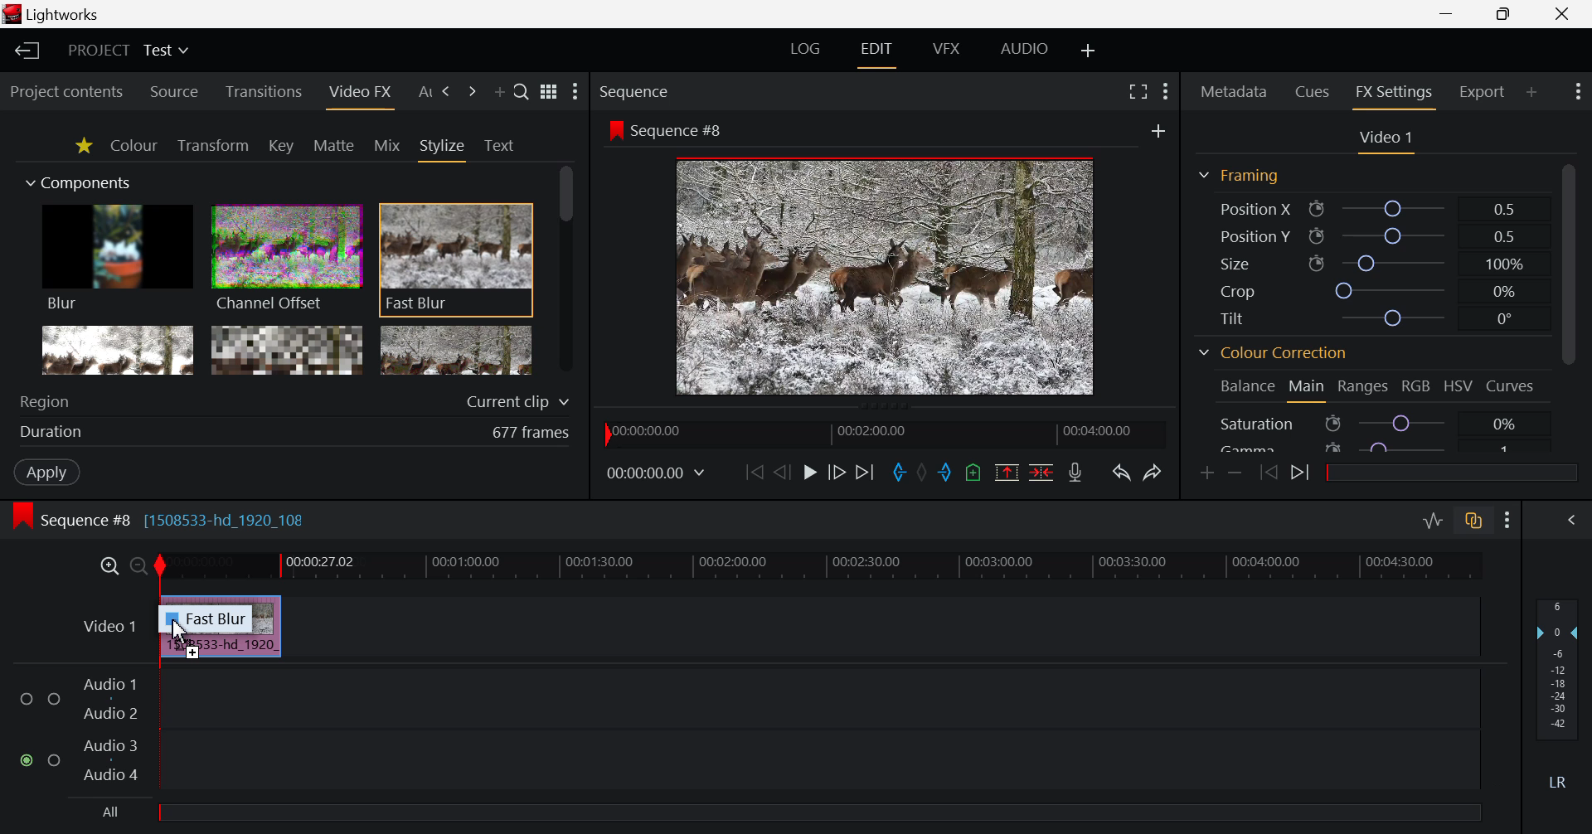 The image size is (1592, 834). What do you see at coordinates (1305, 390) in the screenshot?
I see `Main Tab Open` at bounding box center [1305, 390].